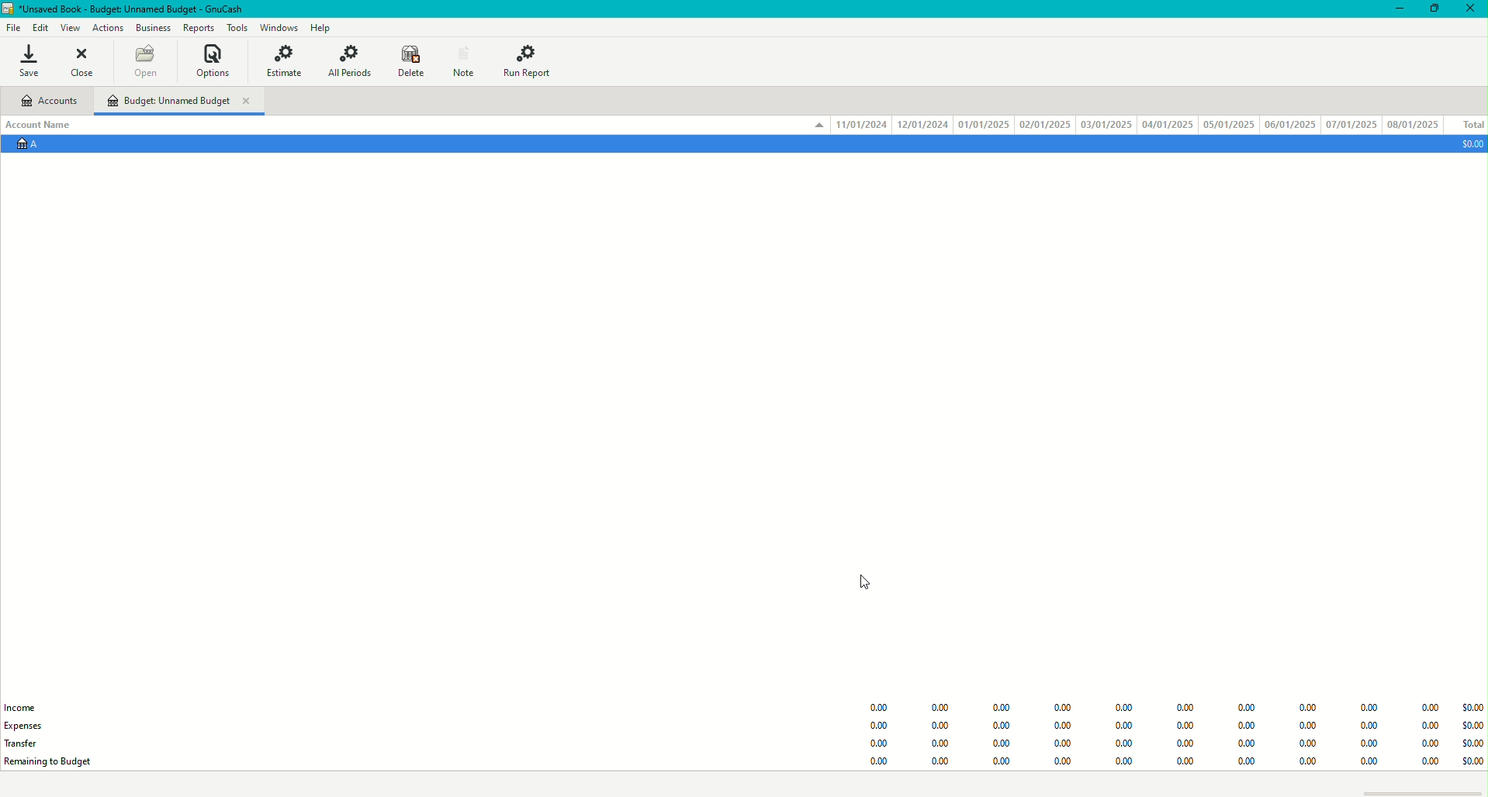 The image size is (1488, 797). I want to click on Budget Data, so click(1099, 728).